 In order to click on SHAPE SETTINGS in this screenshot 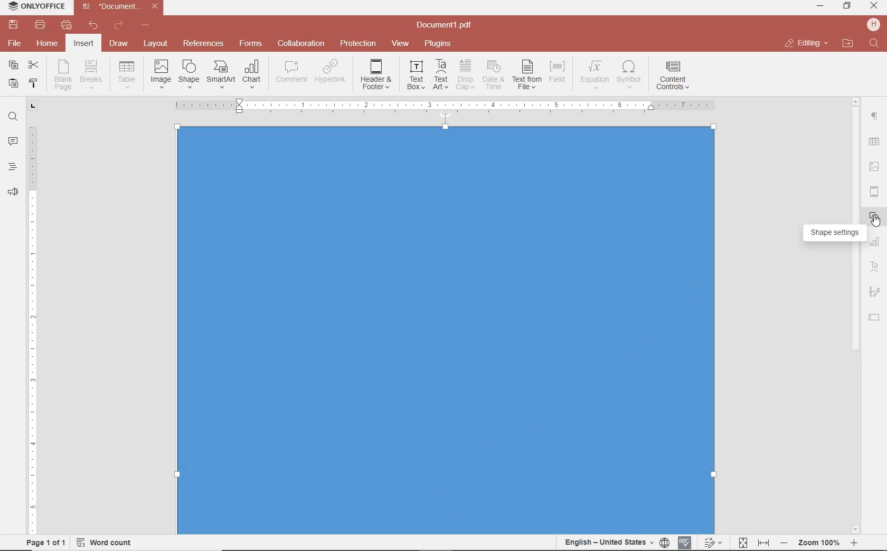, I will do `click(833, 234)`.